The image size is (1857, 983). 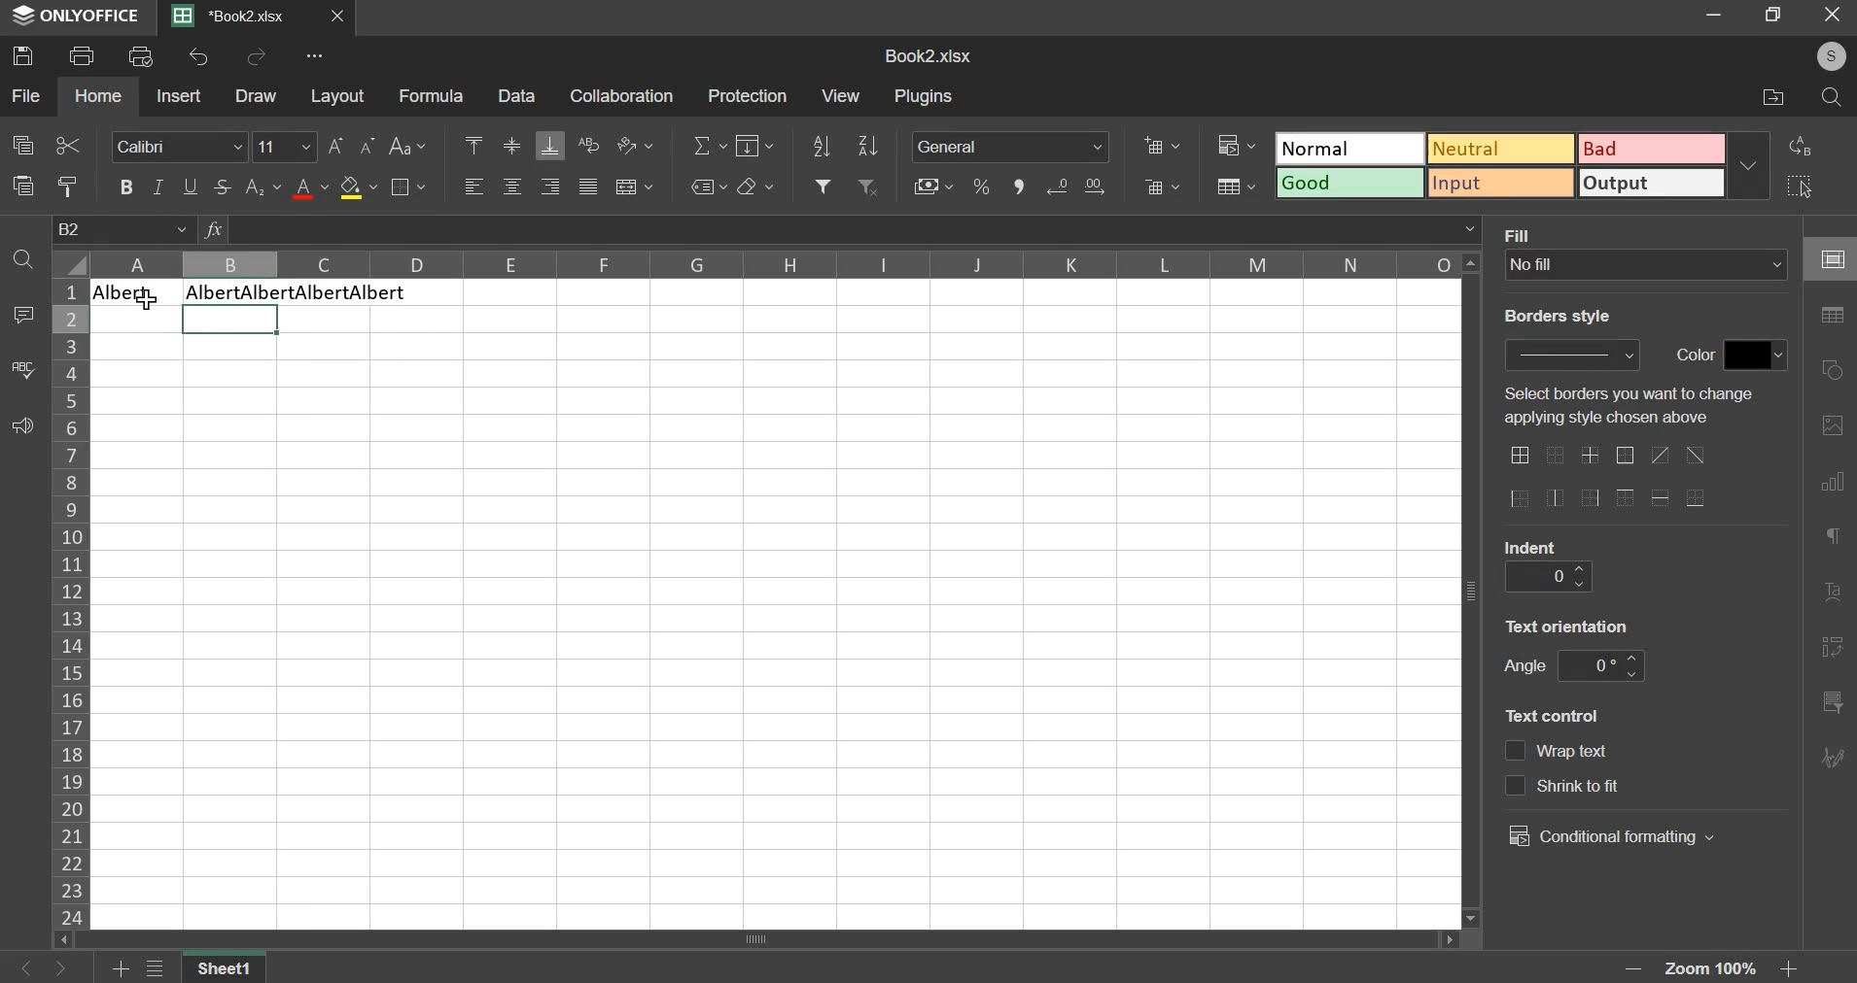 What do you see at coordinates (70, 968) in the screenshot?
I see `go forward` at bounding box center [70, 968].